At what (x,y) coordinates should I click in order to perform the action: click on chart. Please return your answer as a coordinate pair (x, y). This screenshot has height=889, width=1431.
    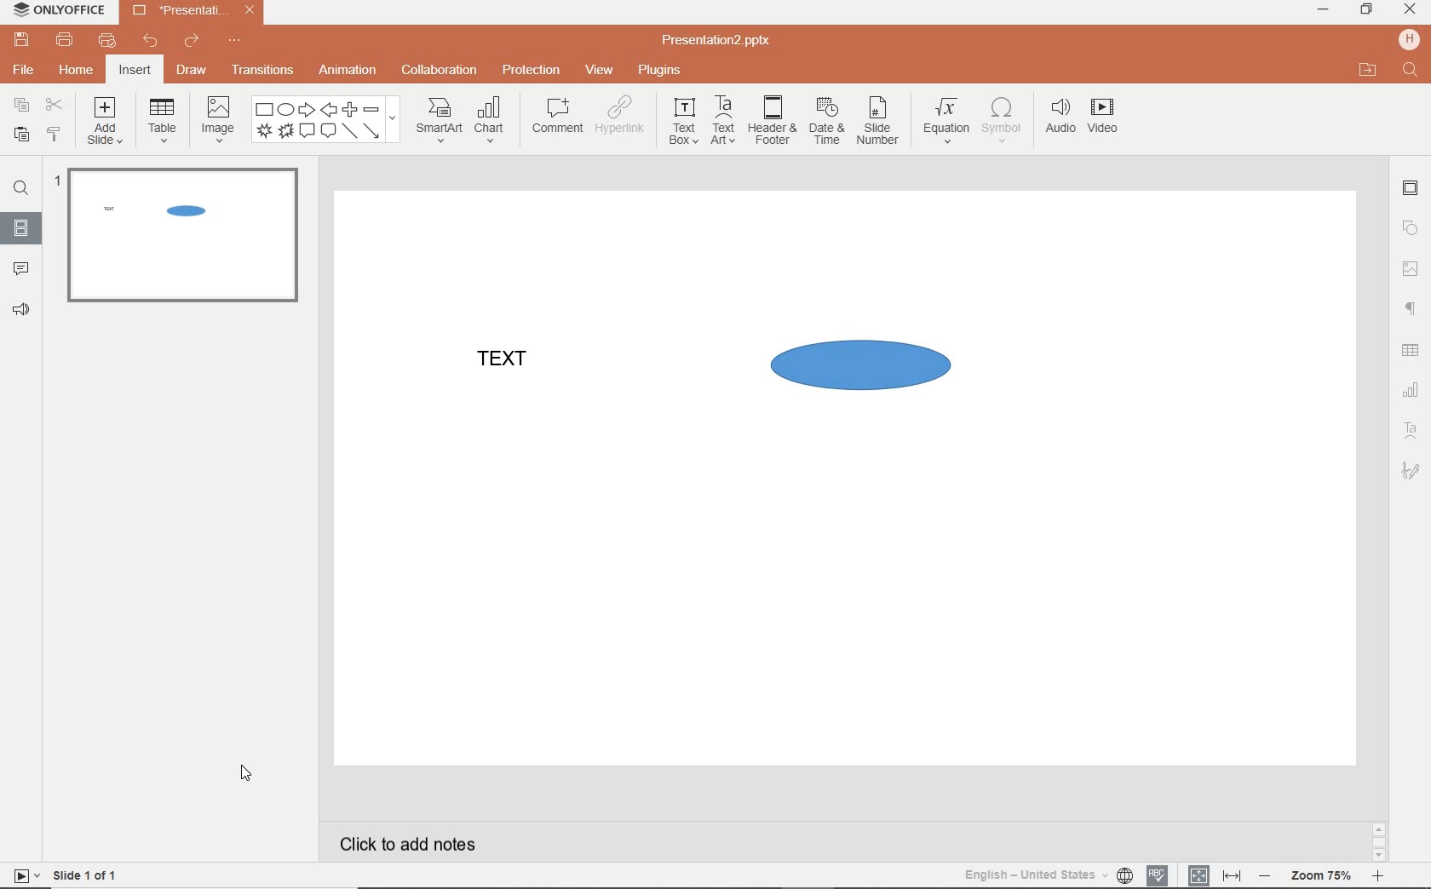
    Looking at the image, I should click on (493, 118).